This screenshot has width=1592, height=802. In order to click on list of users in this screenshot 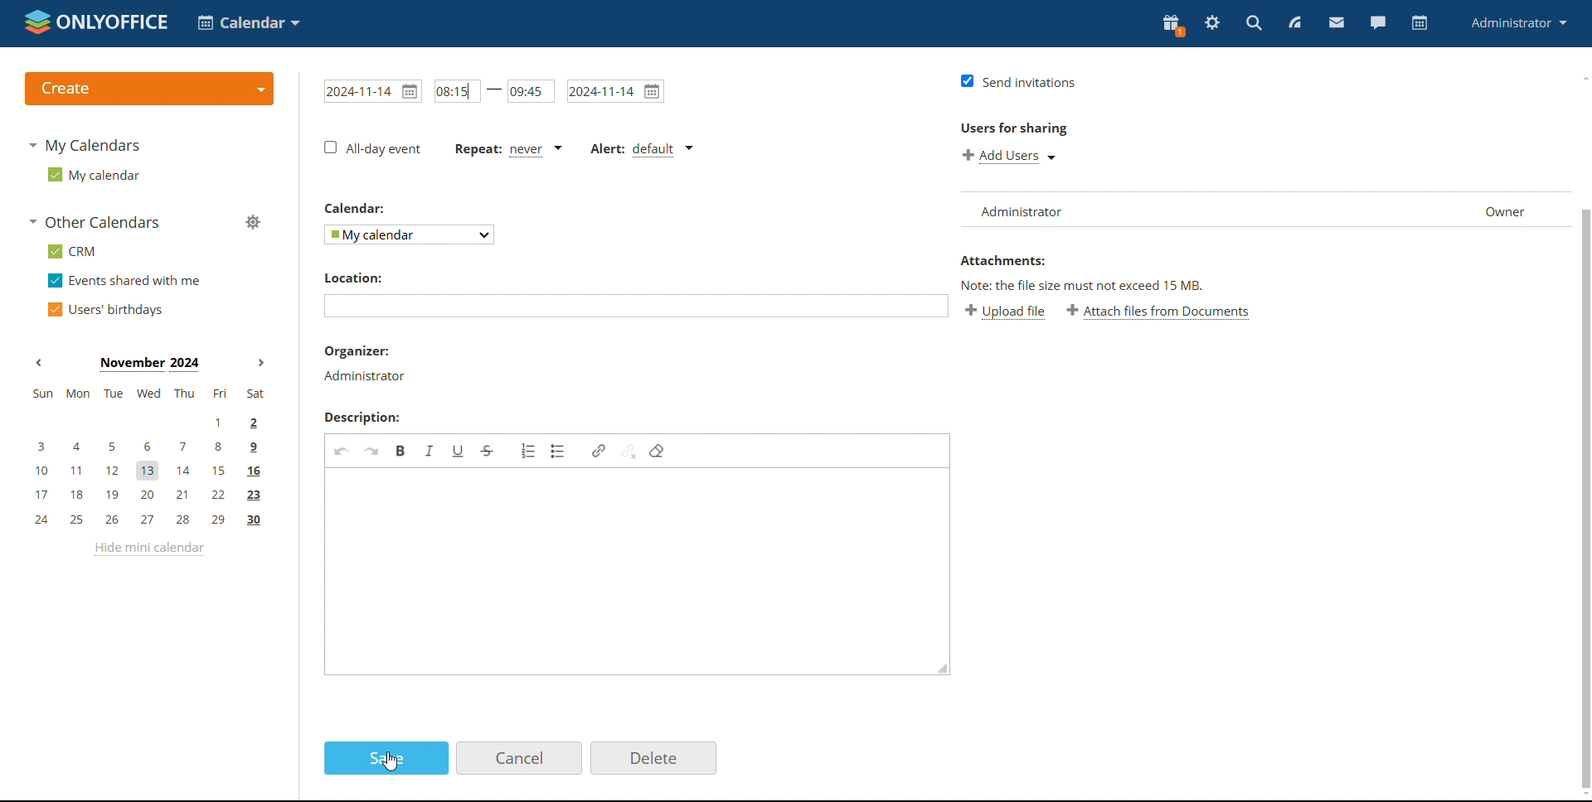, I will do `click(1199, 208)`.